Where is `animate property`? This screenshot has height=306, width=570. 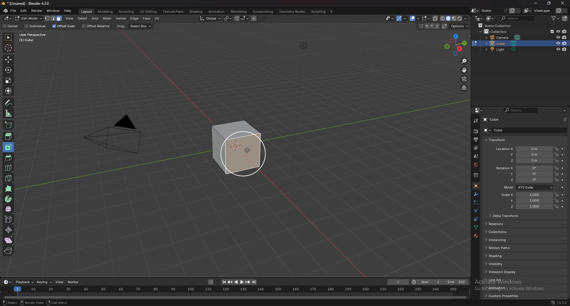
animate property is located at coordinates (563, 207).